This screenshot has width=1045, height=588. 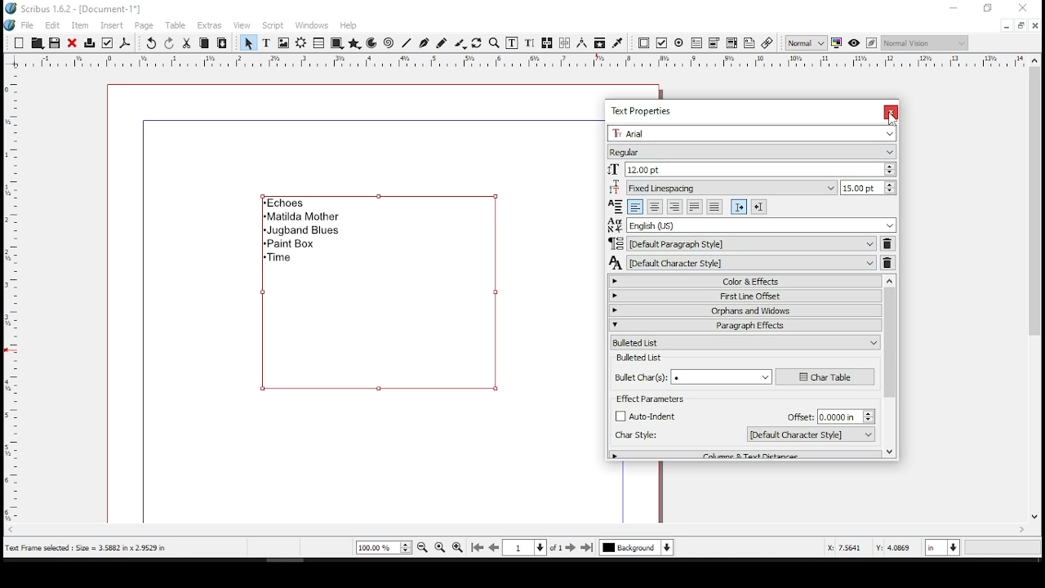 I want to click on left to right paragraph, so click(x=740, y=207).